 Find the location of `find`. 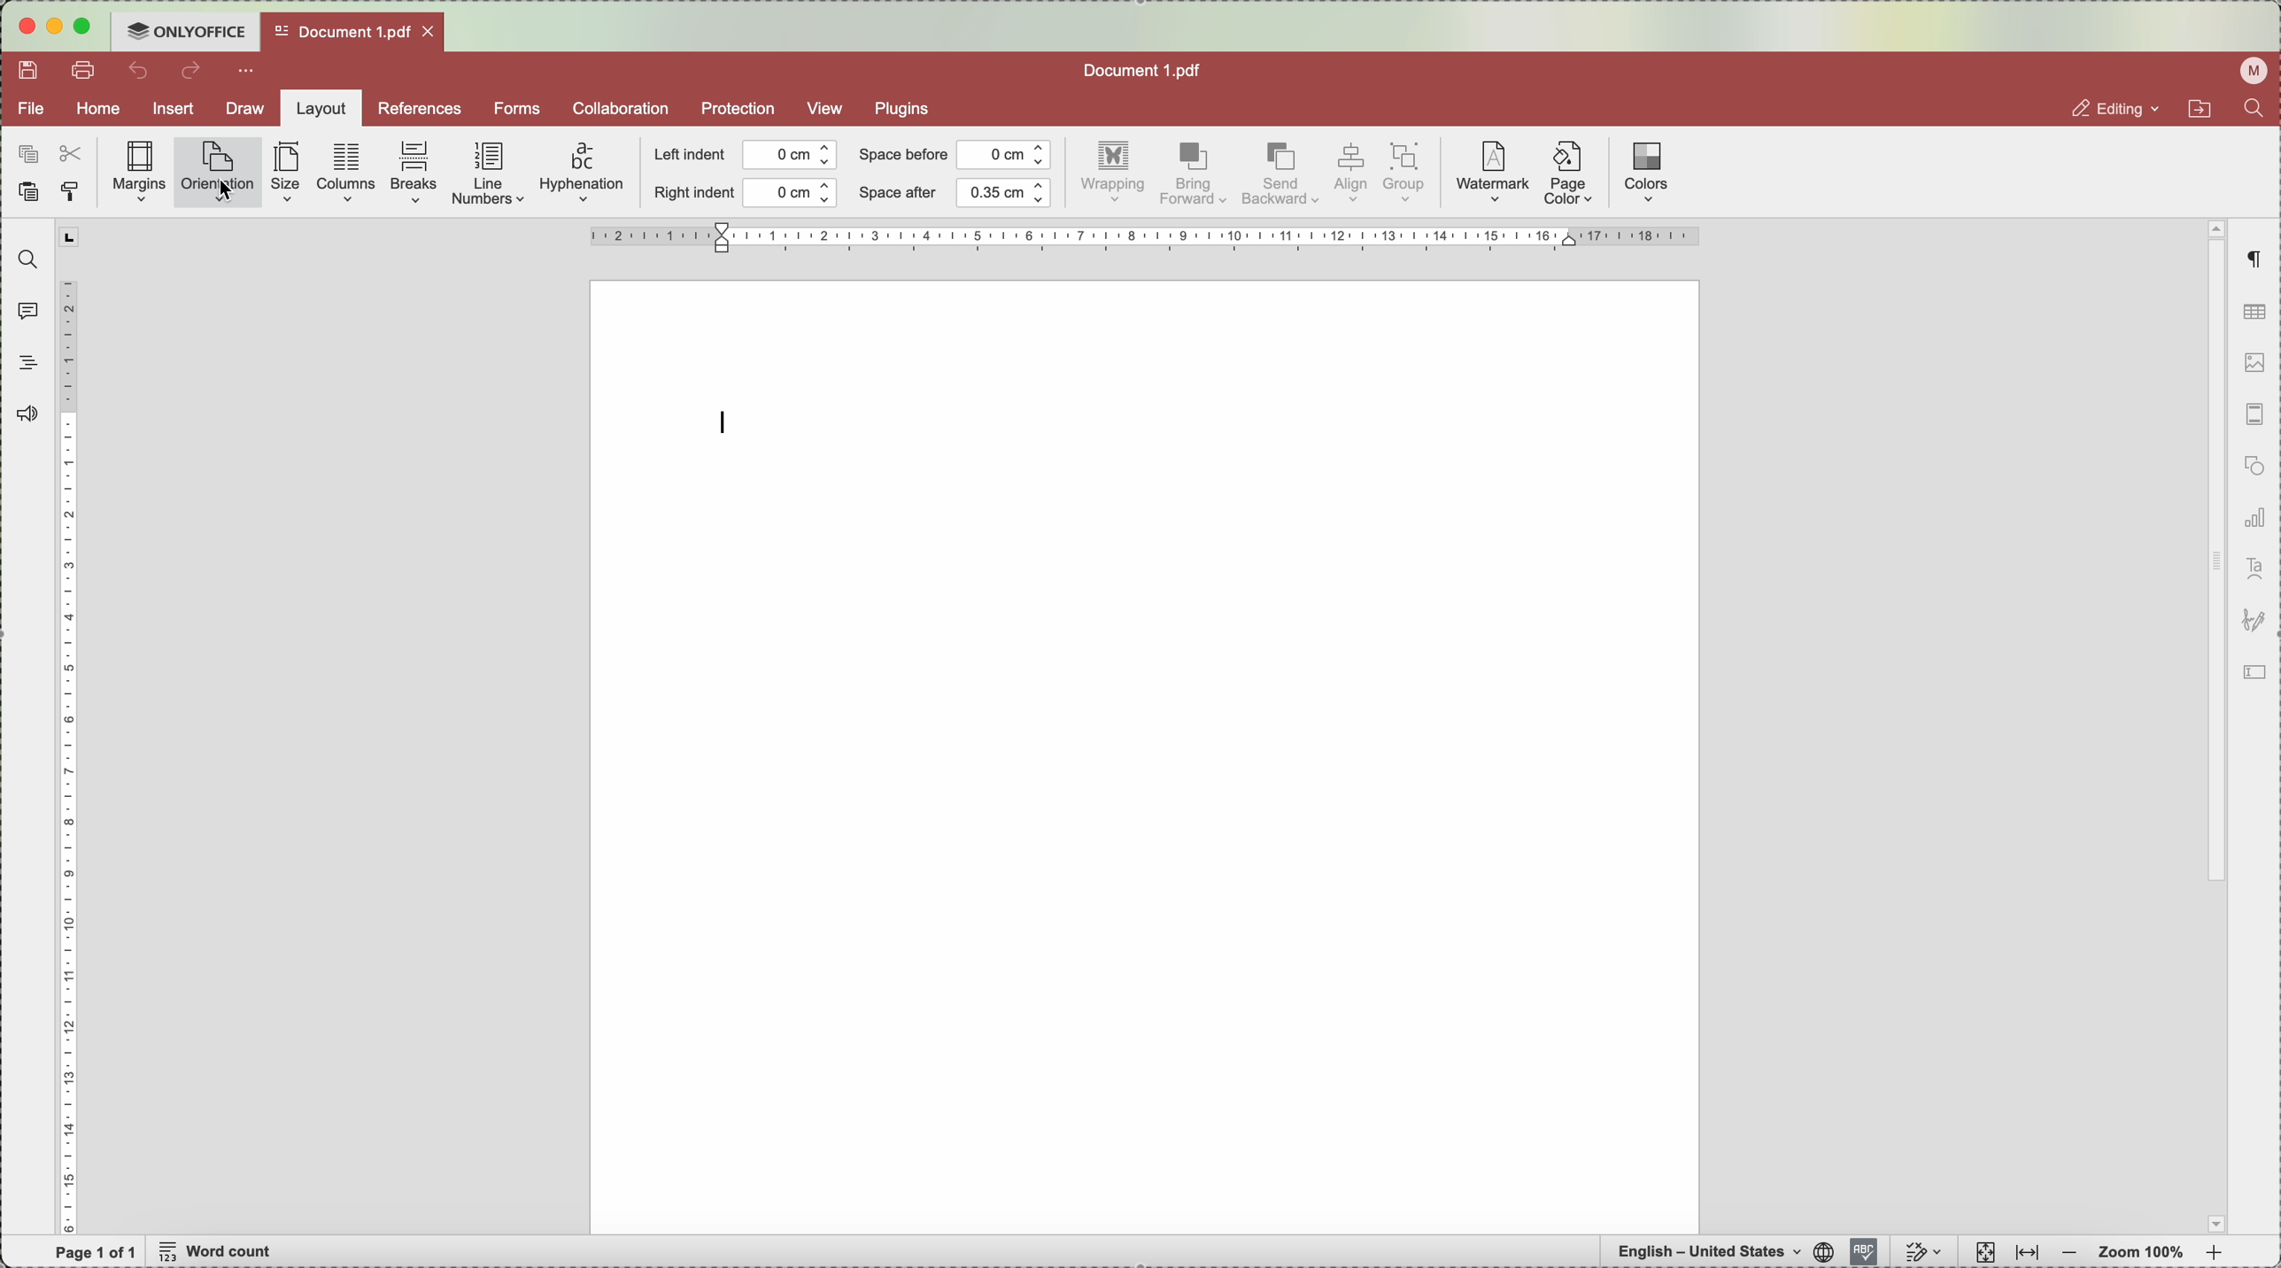

find is located at coordinates (23, 259).